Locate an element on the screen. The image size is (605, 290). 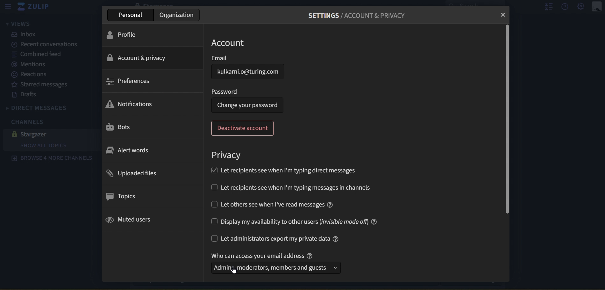
reactions is located at coordinates (36, 75).